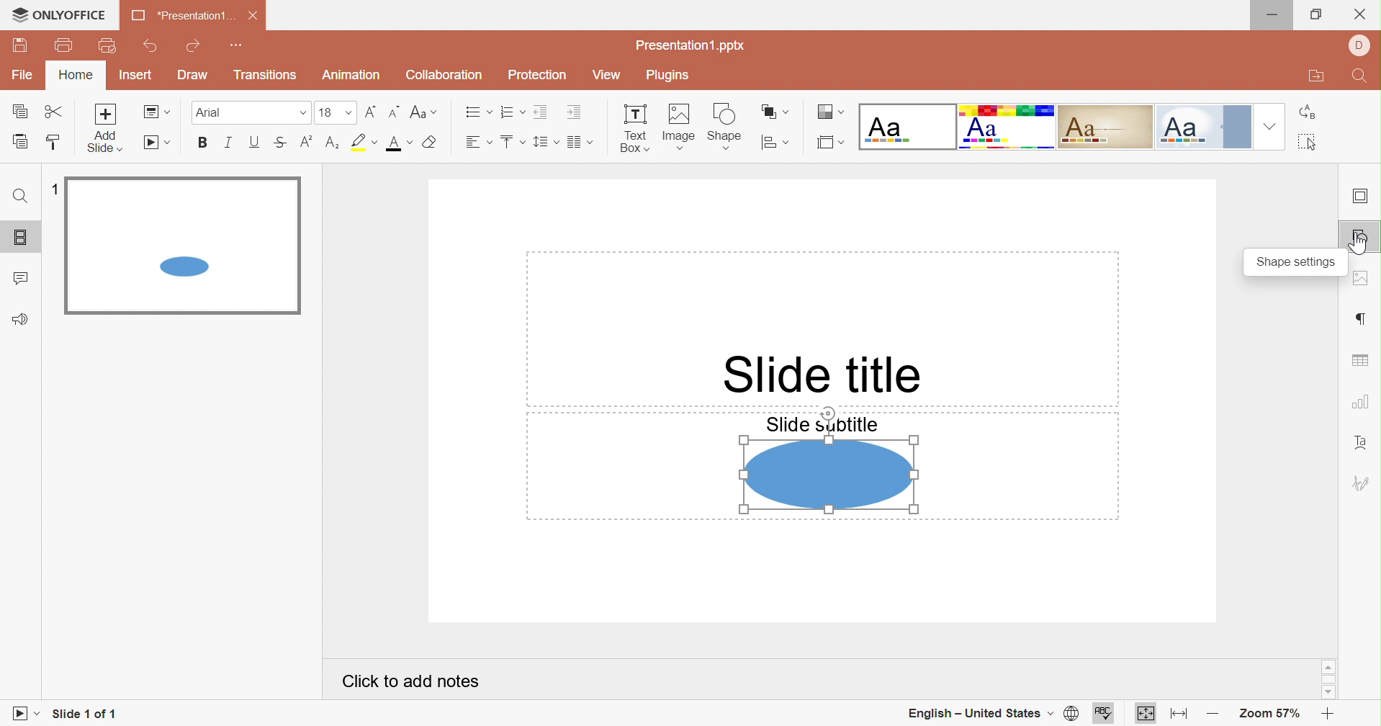 The width and height of the screenshot is (1381, 726). I want to click on Insert columns, so click(581, 143).